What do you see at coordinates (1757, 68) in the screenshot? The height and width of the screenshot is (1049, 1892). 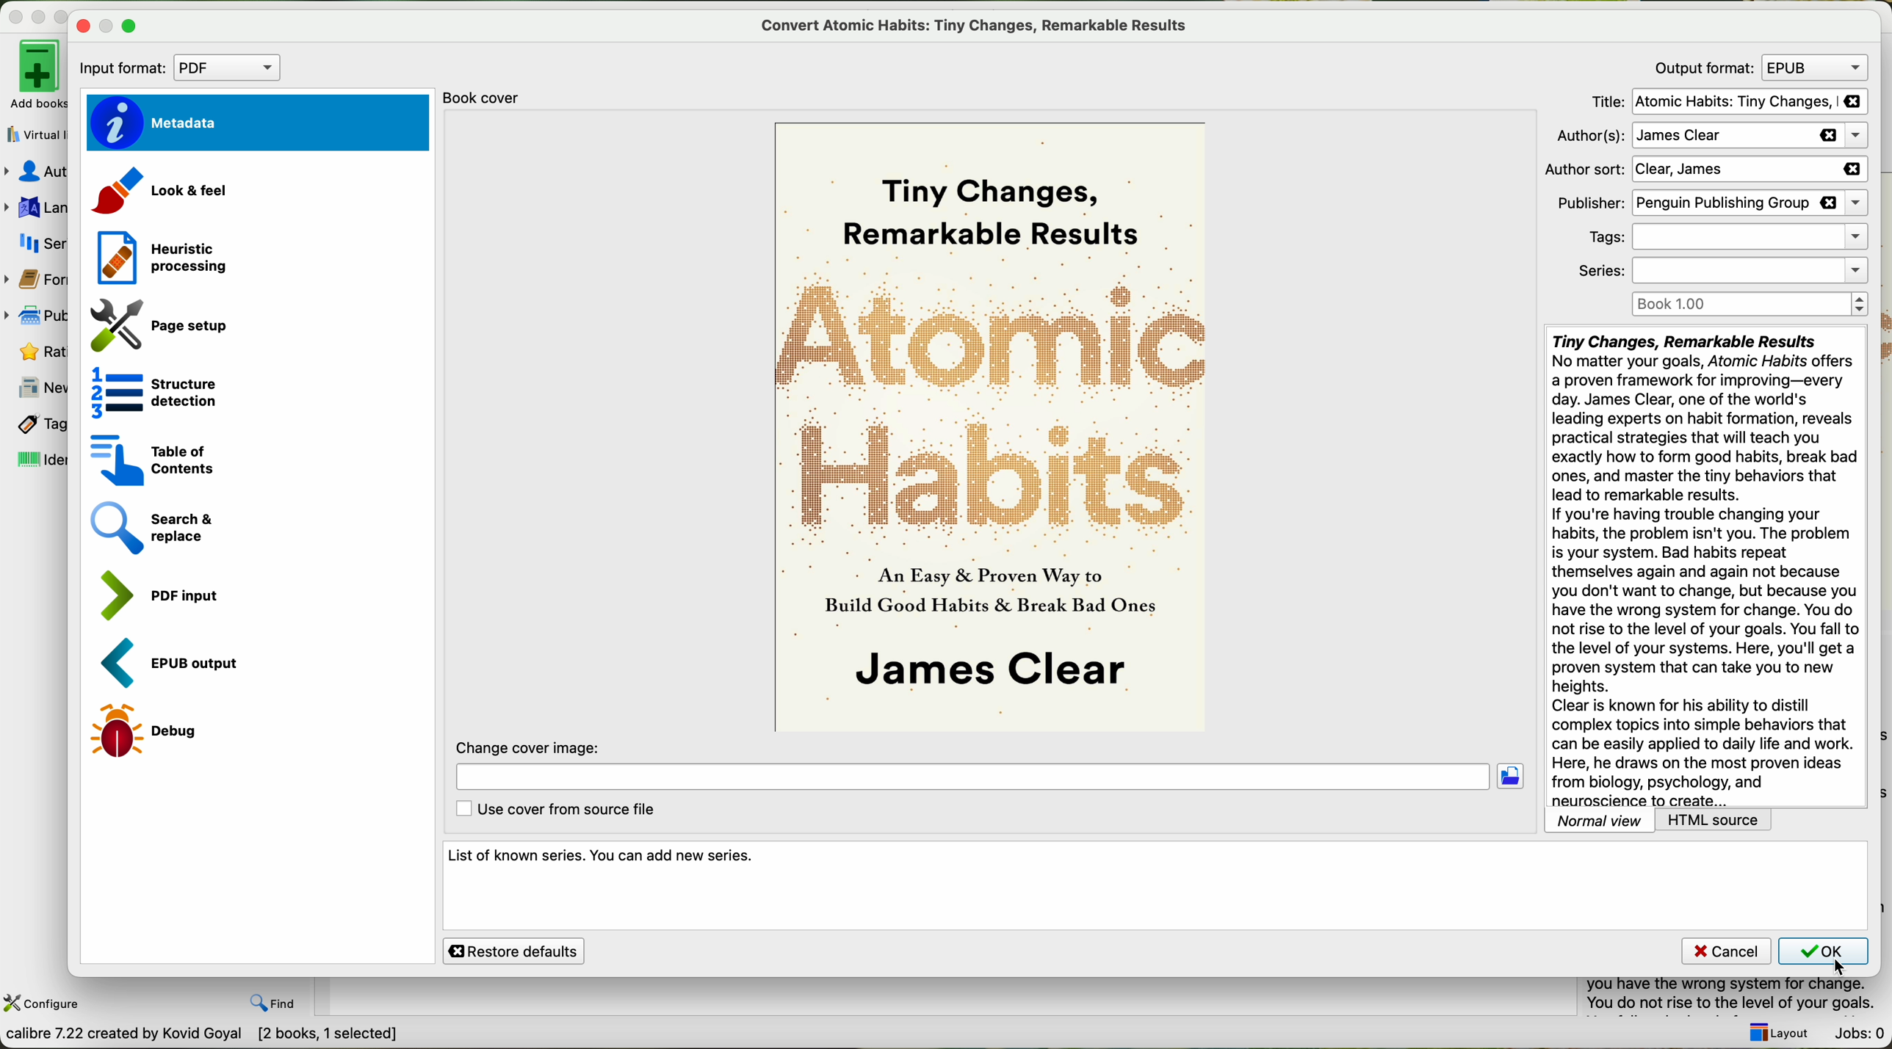 I see `output format: EPUB` at bounding box center [1757, 68].